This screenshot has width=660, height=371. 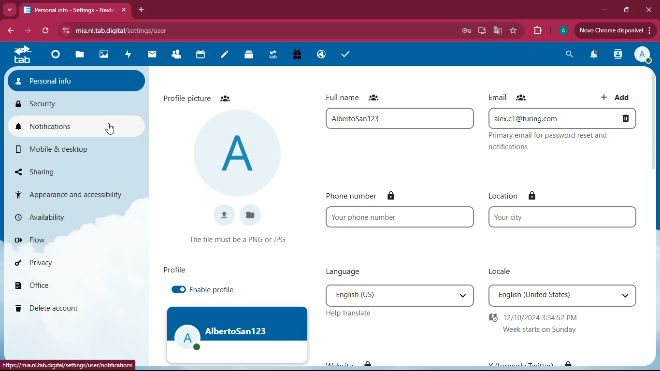 I want to click on profile, so click(x=172, y=271).